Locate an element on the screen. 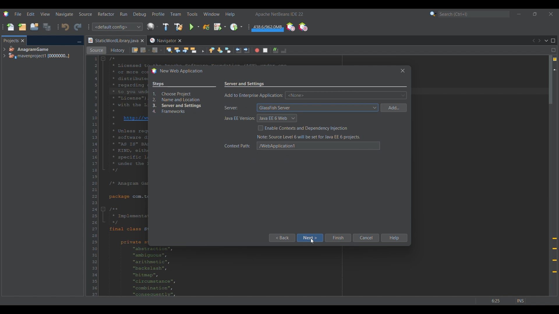 Image resolution: width=559 pixels, height=314 pixels. Forward is located at coordinates (157, 50).